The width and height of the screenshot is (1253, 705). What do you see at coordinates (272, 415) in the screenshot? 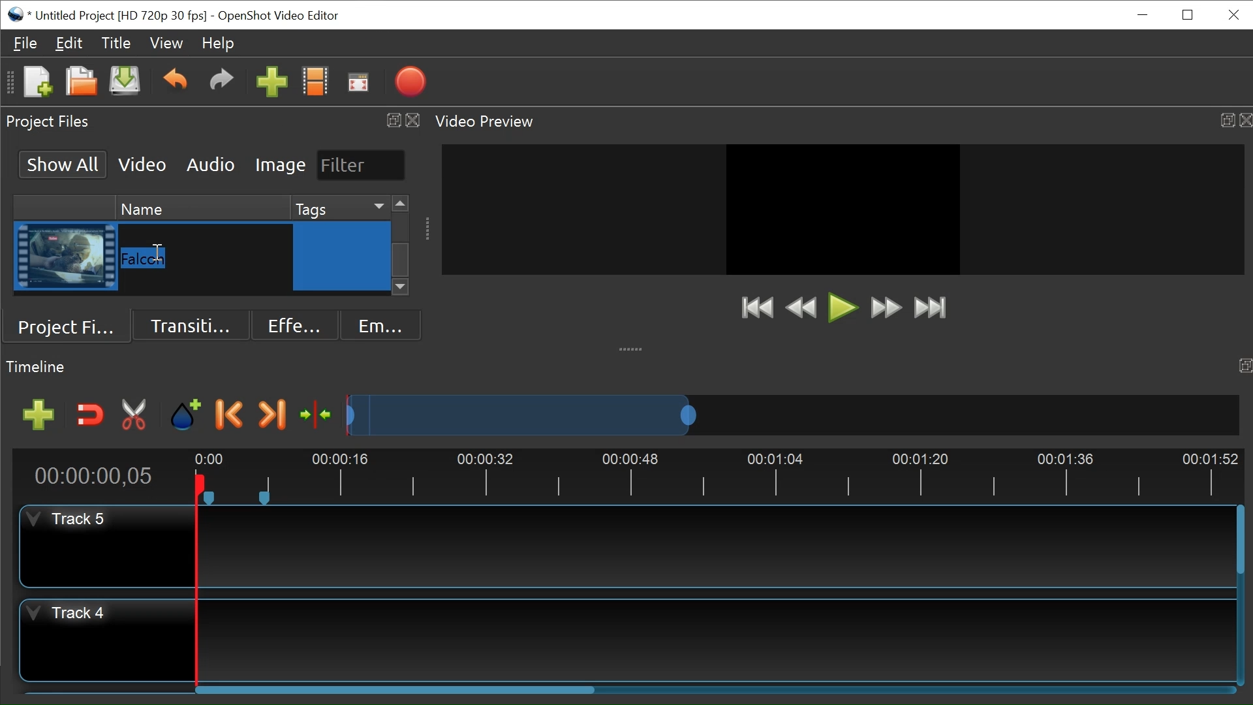
I see `Next Marker` at bounding box center [272, 415].